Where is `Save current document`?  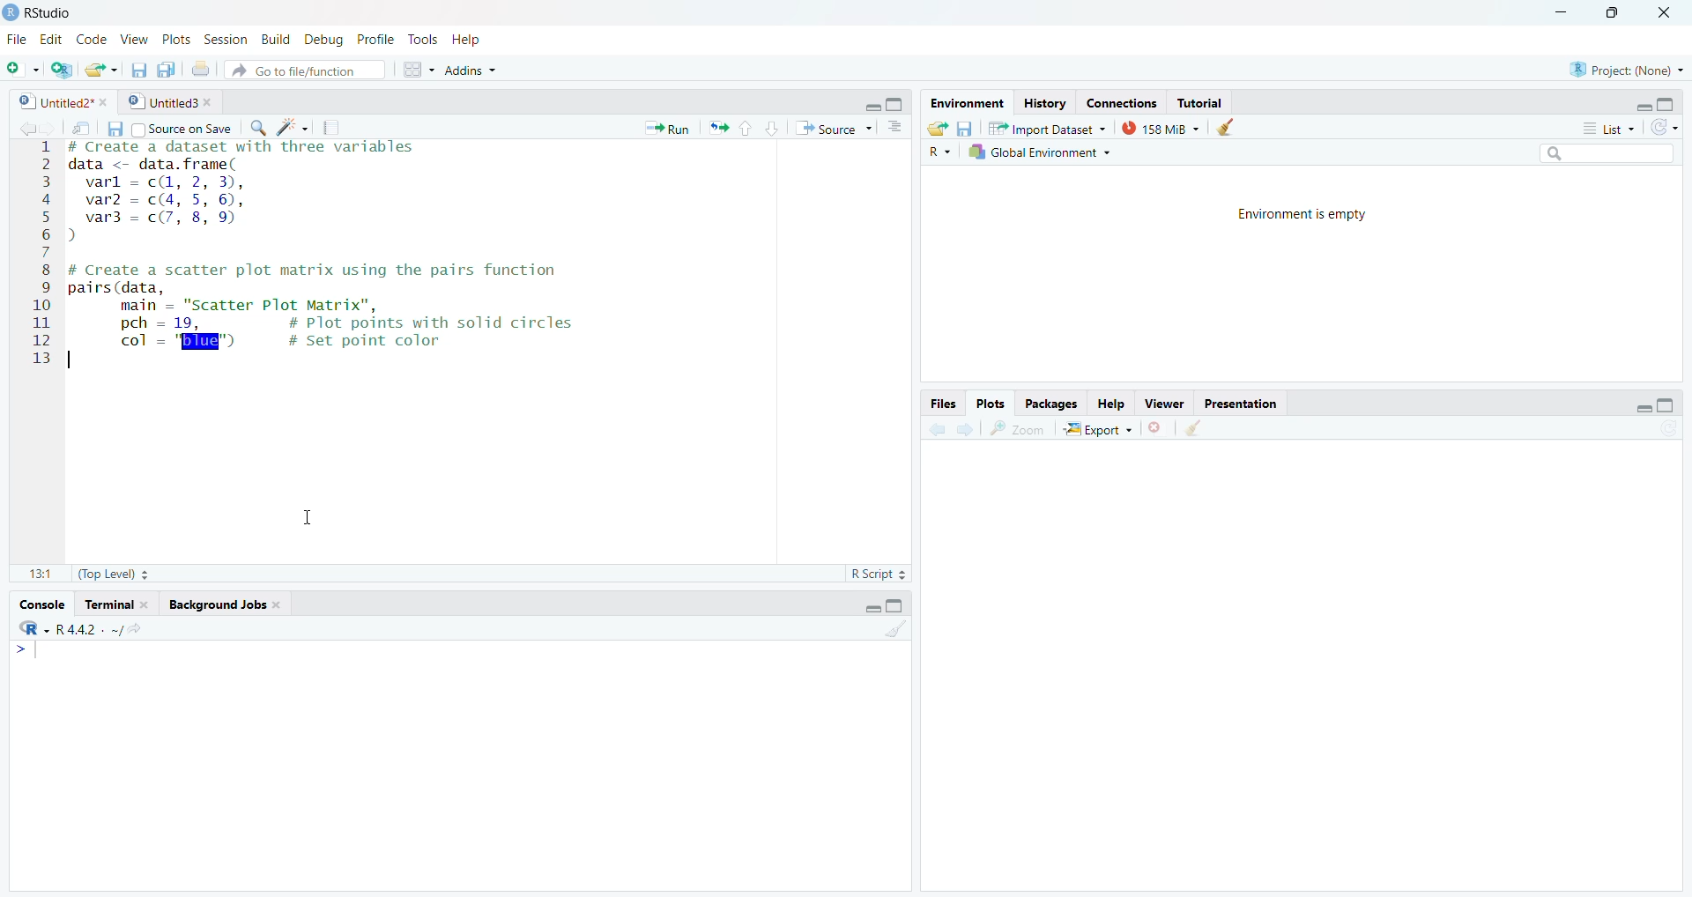 Save current document is located at coordinates (115, 128).